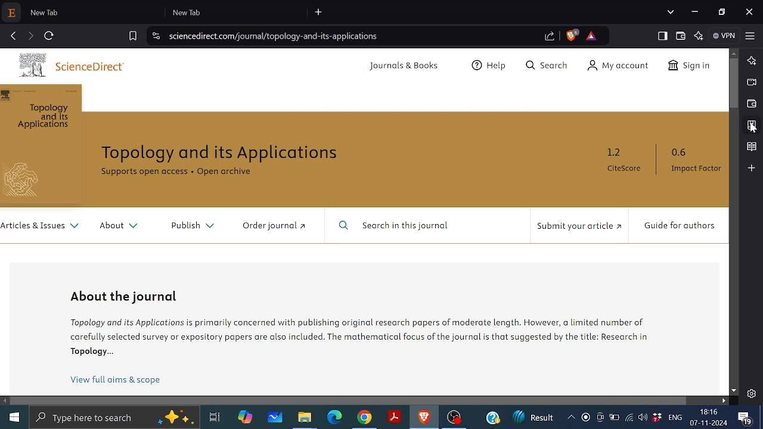  I want to click on Brave browser, so click(423, 418).